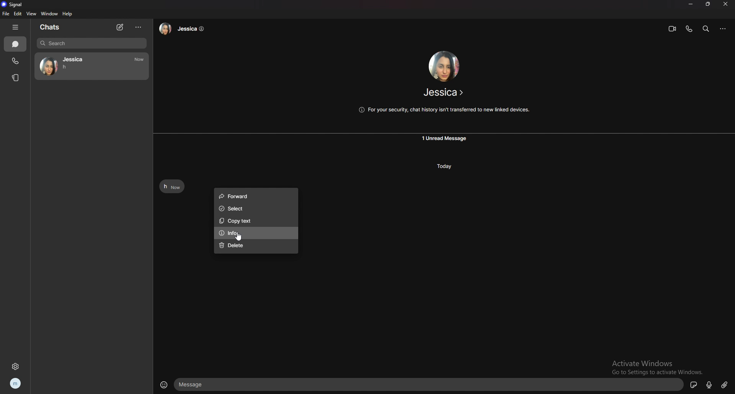 Image resolution: width=735 pixels, height=394 pixels. I want to click on profile, so click(16, 384).